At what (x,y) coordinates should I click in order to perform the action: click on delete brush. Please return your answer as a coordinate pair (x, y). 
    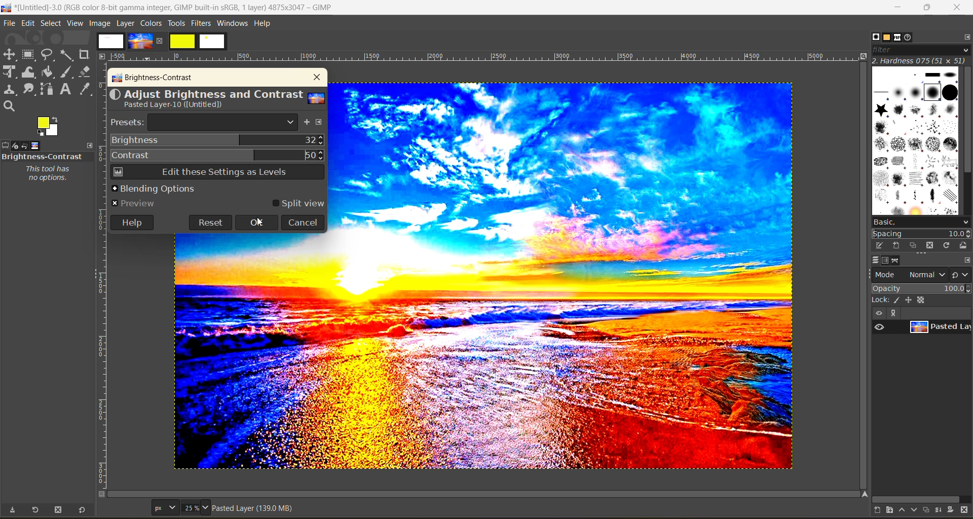
    Looking at the image, I should click on (932, 246).